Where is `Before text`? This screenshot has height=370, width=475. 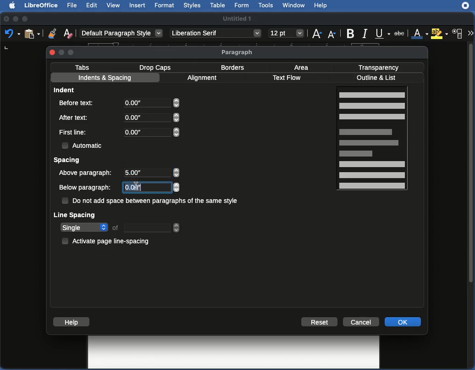 Before text is located at coordinates (79, 102).